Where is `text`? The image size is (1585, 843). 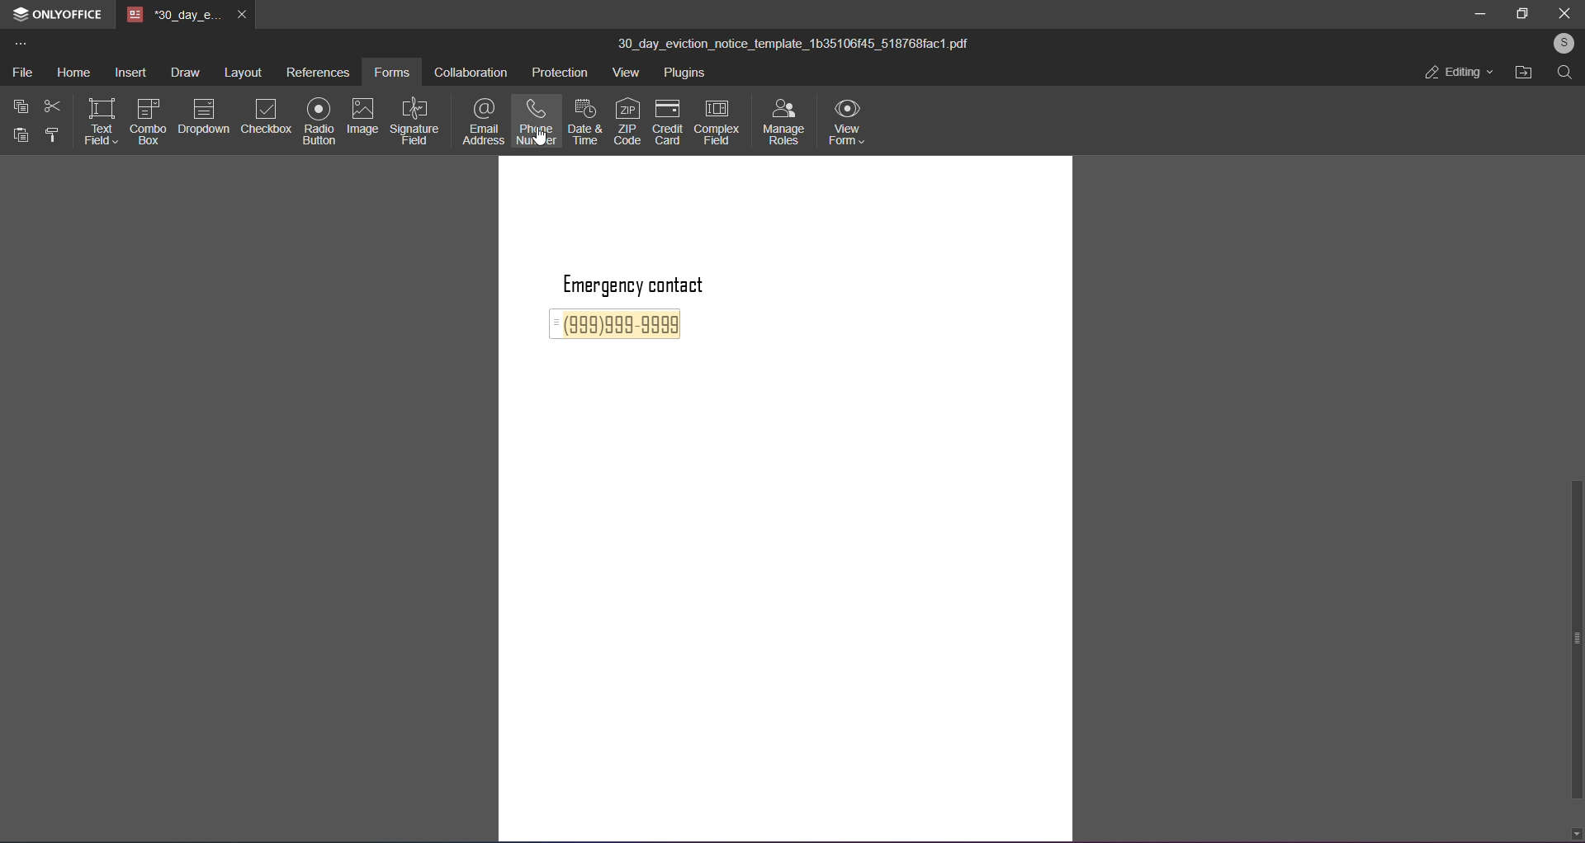 text is located at coordinates (649, 283).